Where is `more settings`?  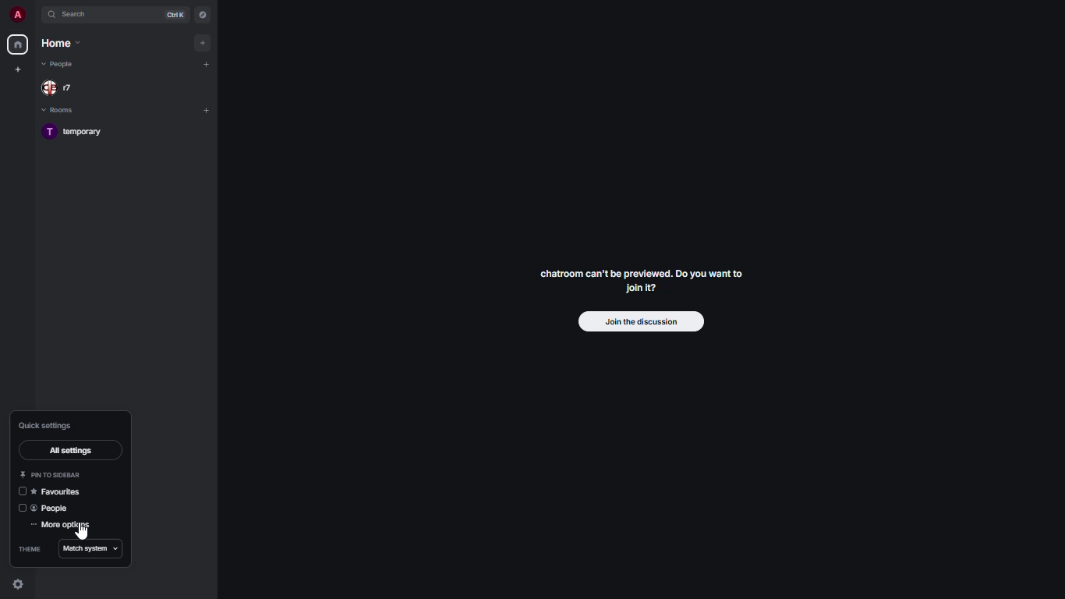 more settings is located at coordinates (62, 526).